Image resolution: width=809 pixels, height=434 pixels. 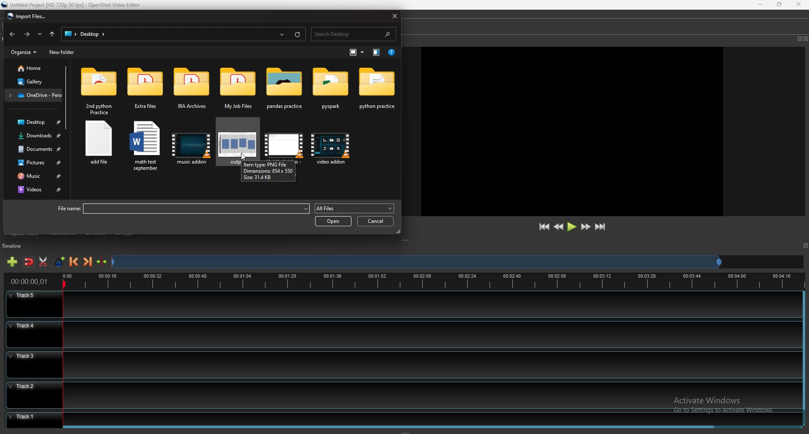 I want to click on all files, so click(x=355, y=209).